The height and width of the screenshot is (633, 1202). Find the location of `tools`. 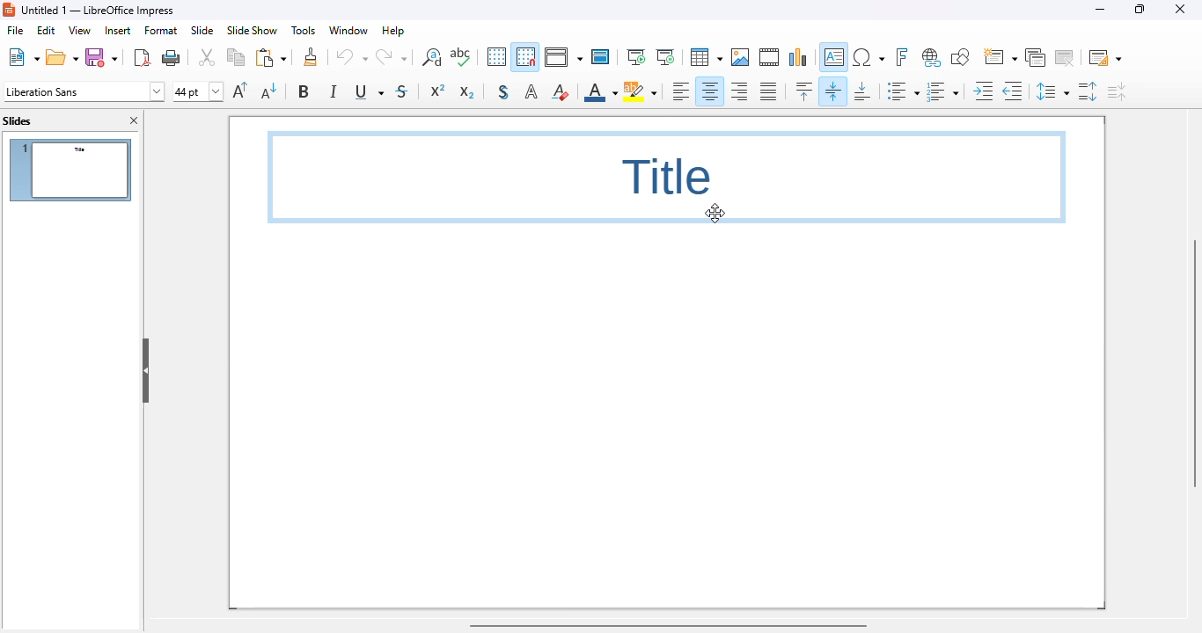

tools is located at coordinates (304, 31).